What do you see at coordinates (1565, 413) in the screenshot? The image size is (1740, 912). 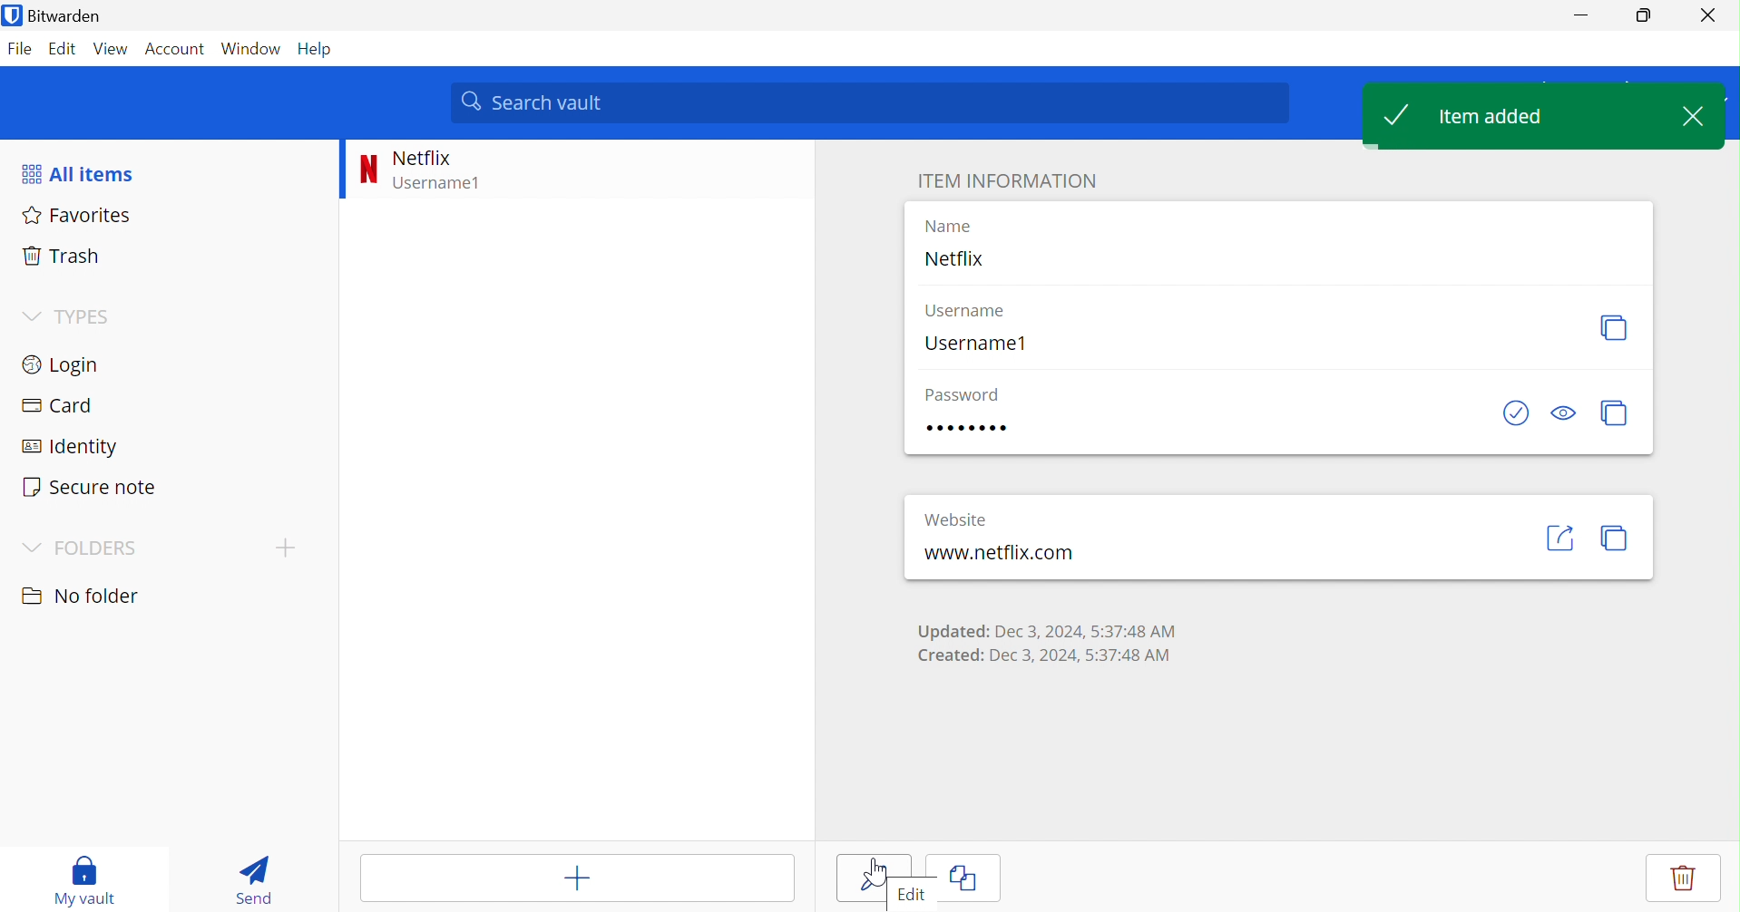 I see `Toggle visibility` at bounding box center [1565, 413].